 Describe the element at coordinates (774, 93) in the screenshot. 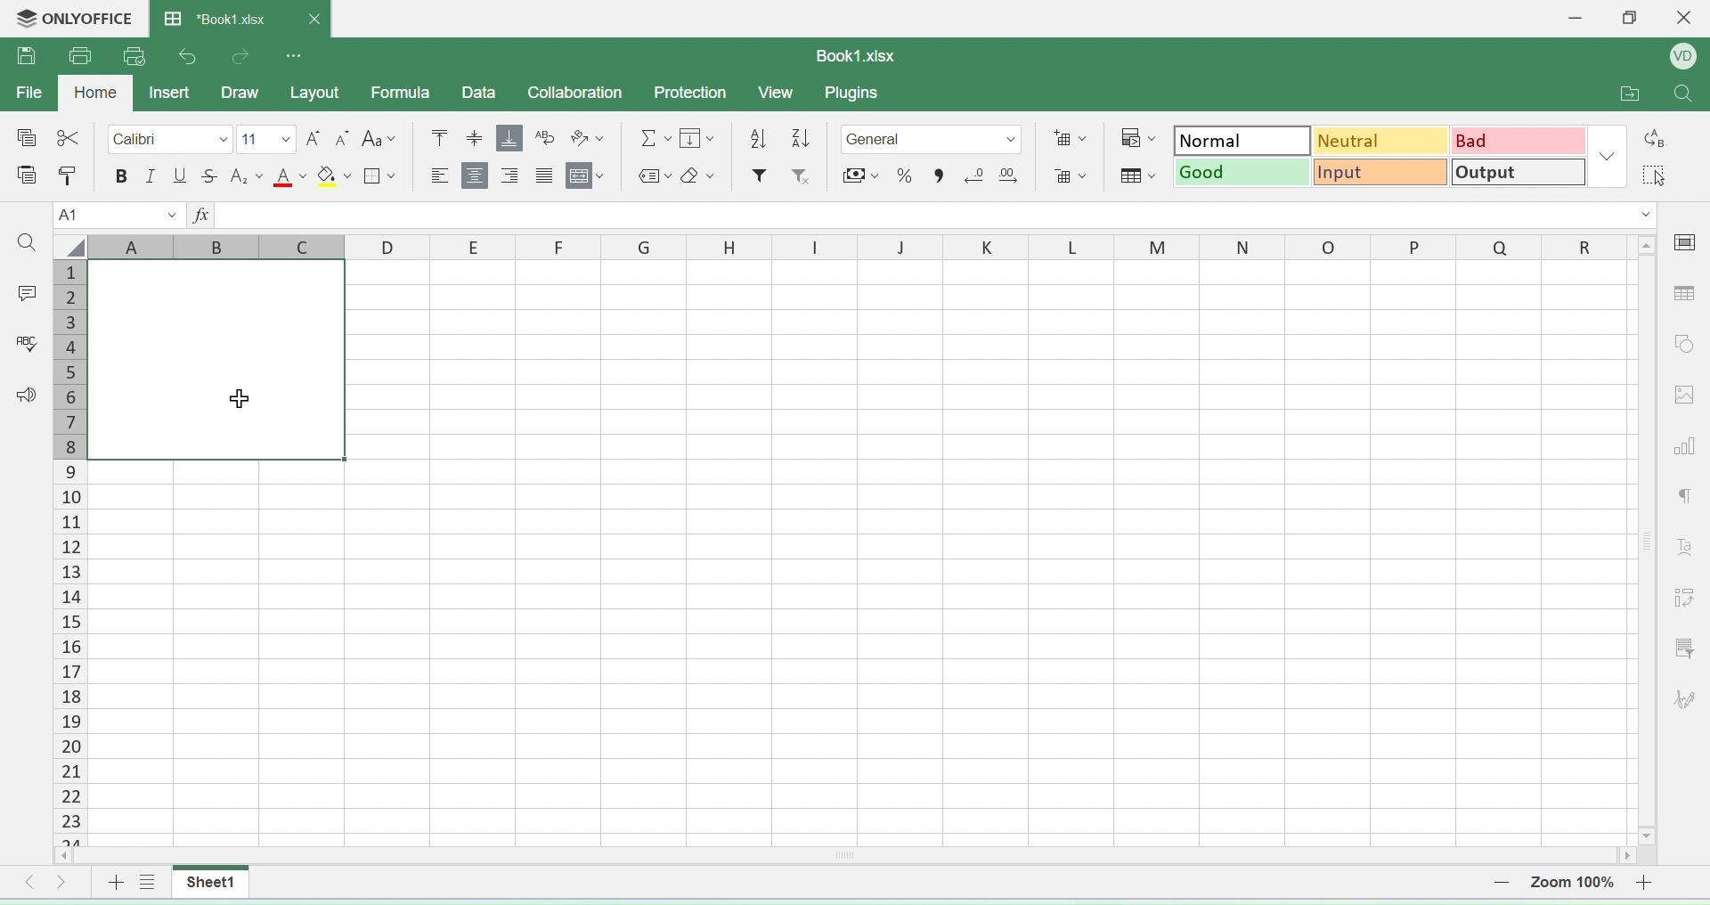

I see `view` at that location.